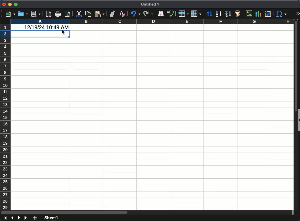 The width and height of the screenshot is (300, 221). What do you see at coordinates (5, 218) in the screenshot?
I see `first sheet` at bounding box center [5, 218].